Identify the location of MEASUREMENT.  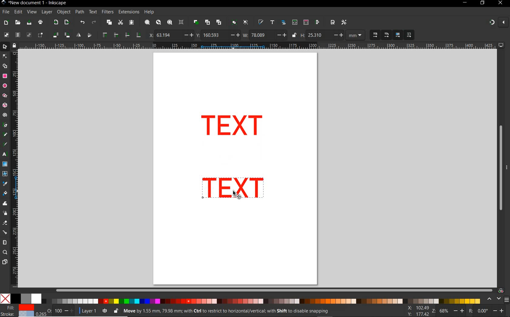
(356, 35).